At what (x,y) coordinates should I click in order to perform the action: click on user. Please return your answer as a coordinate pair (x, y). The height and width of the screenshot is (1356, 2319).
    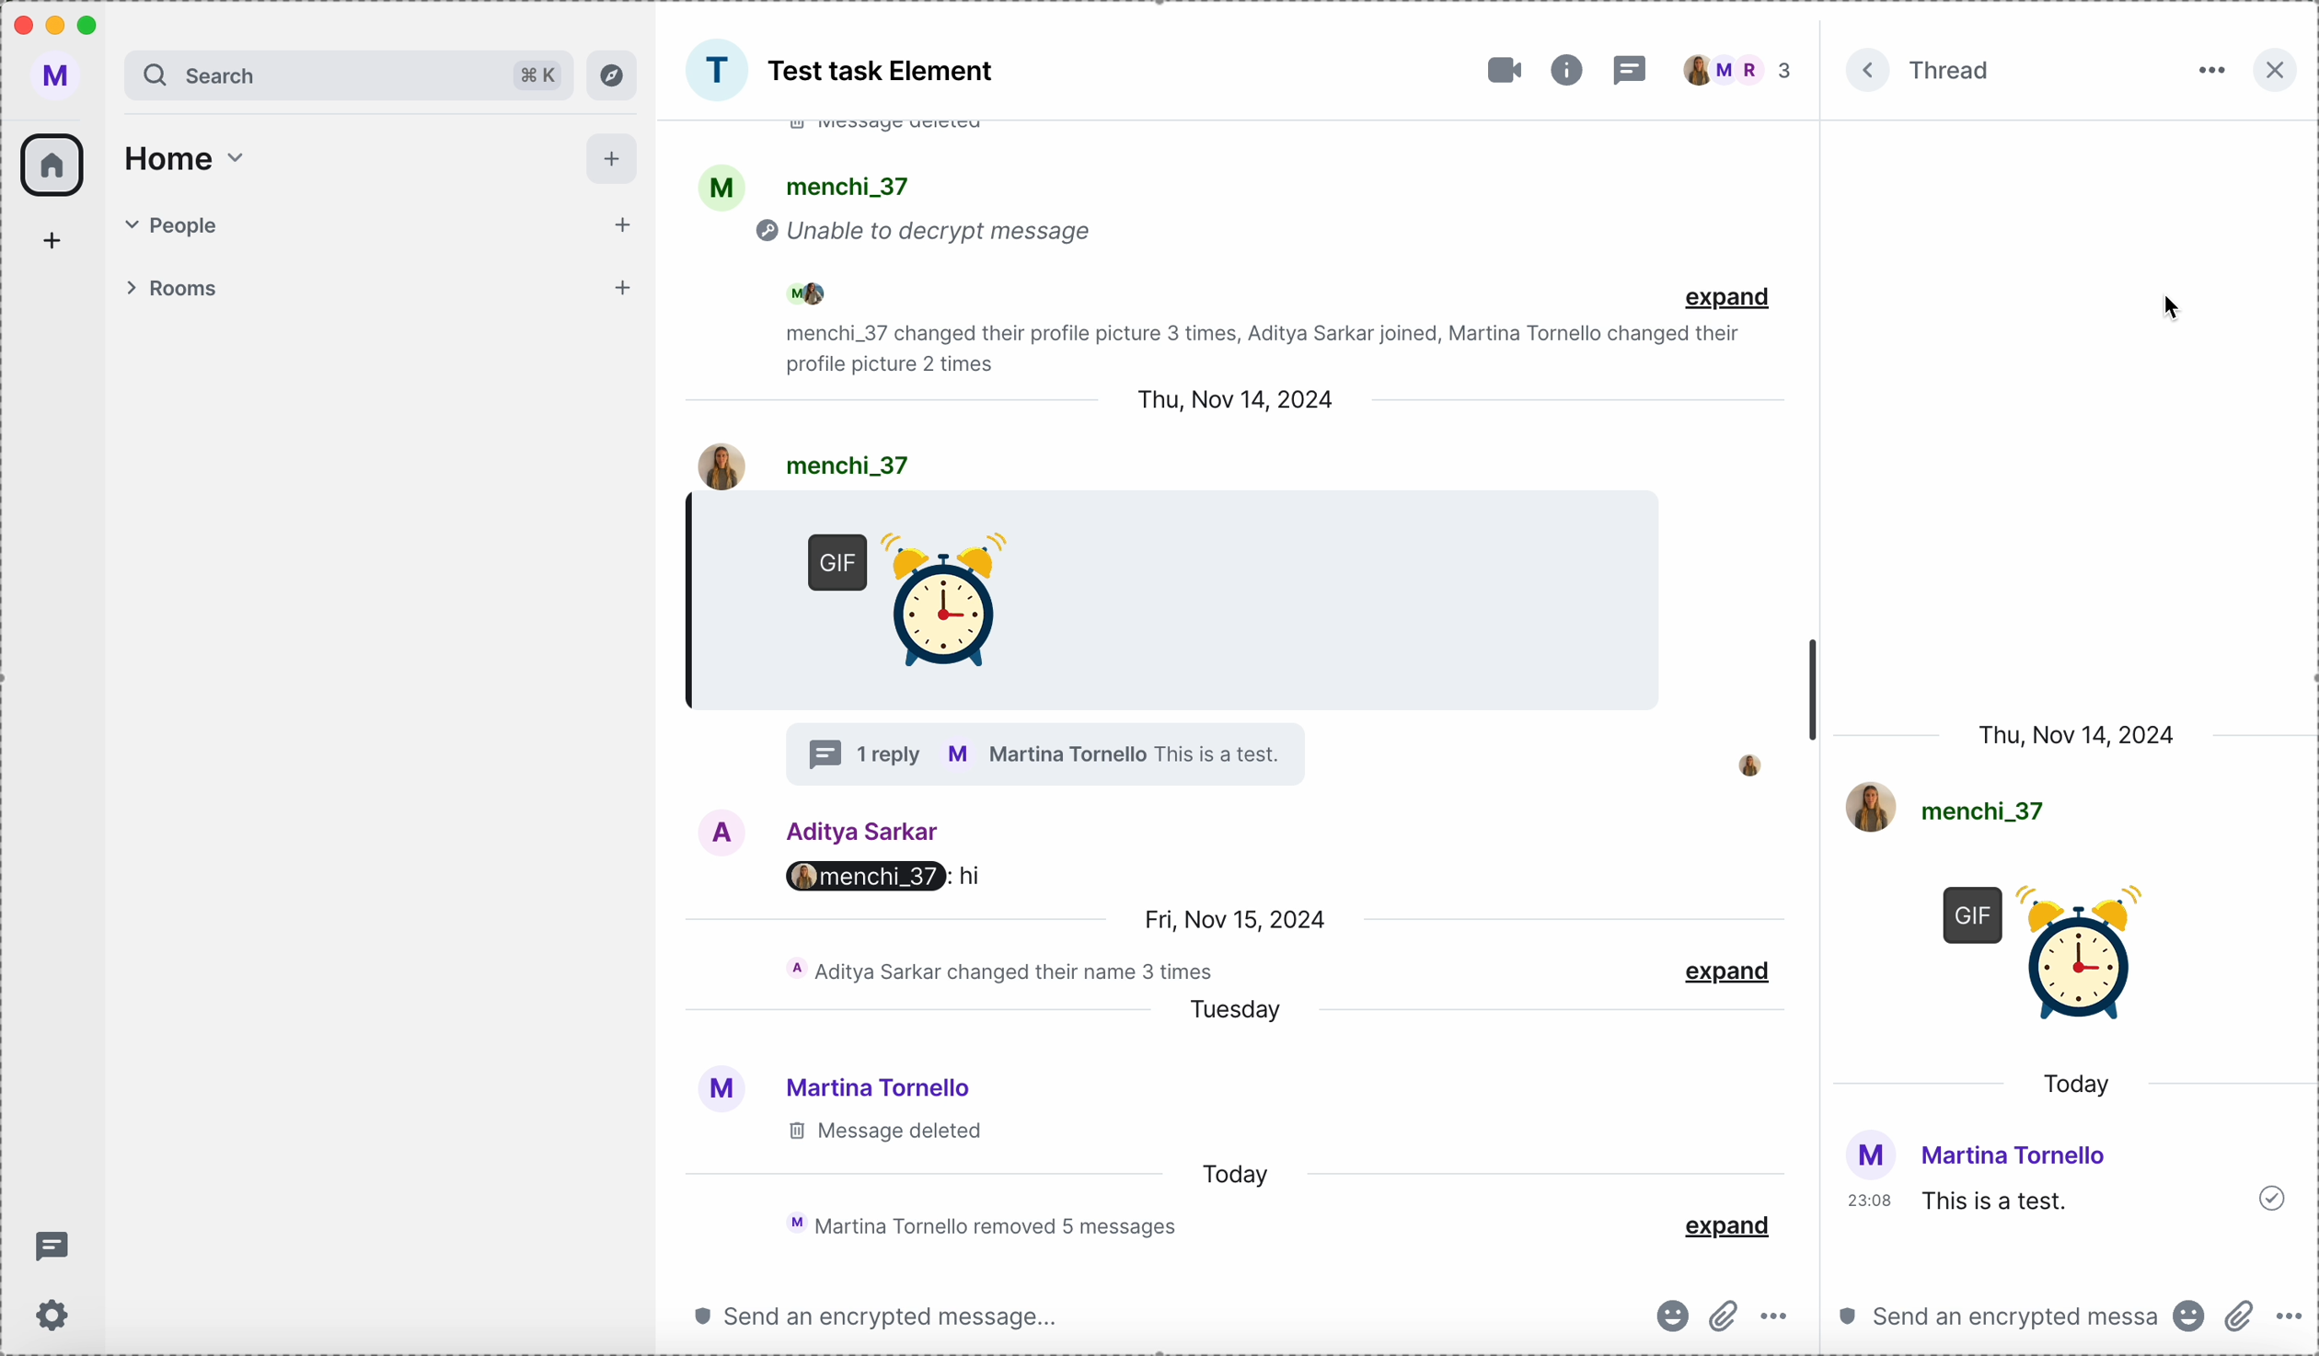
    Looking at the image, I should click on (804, 465).